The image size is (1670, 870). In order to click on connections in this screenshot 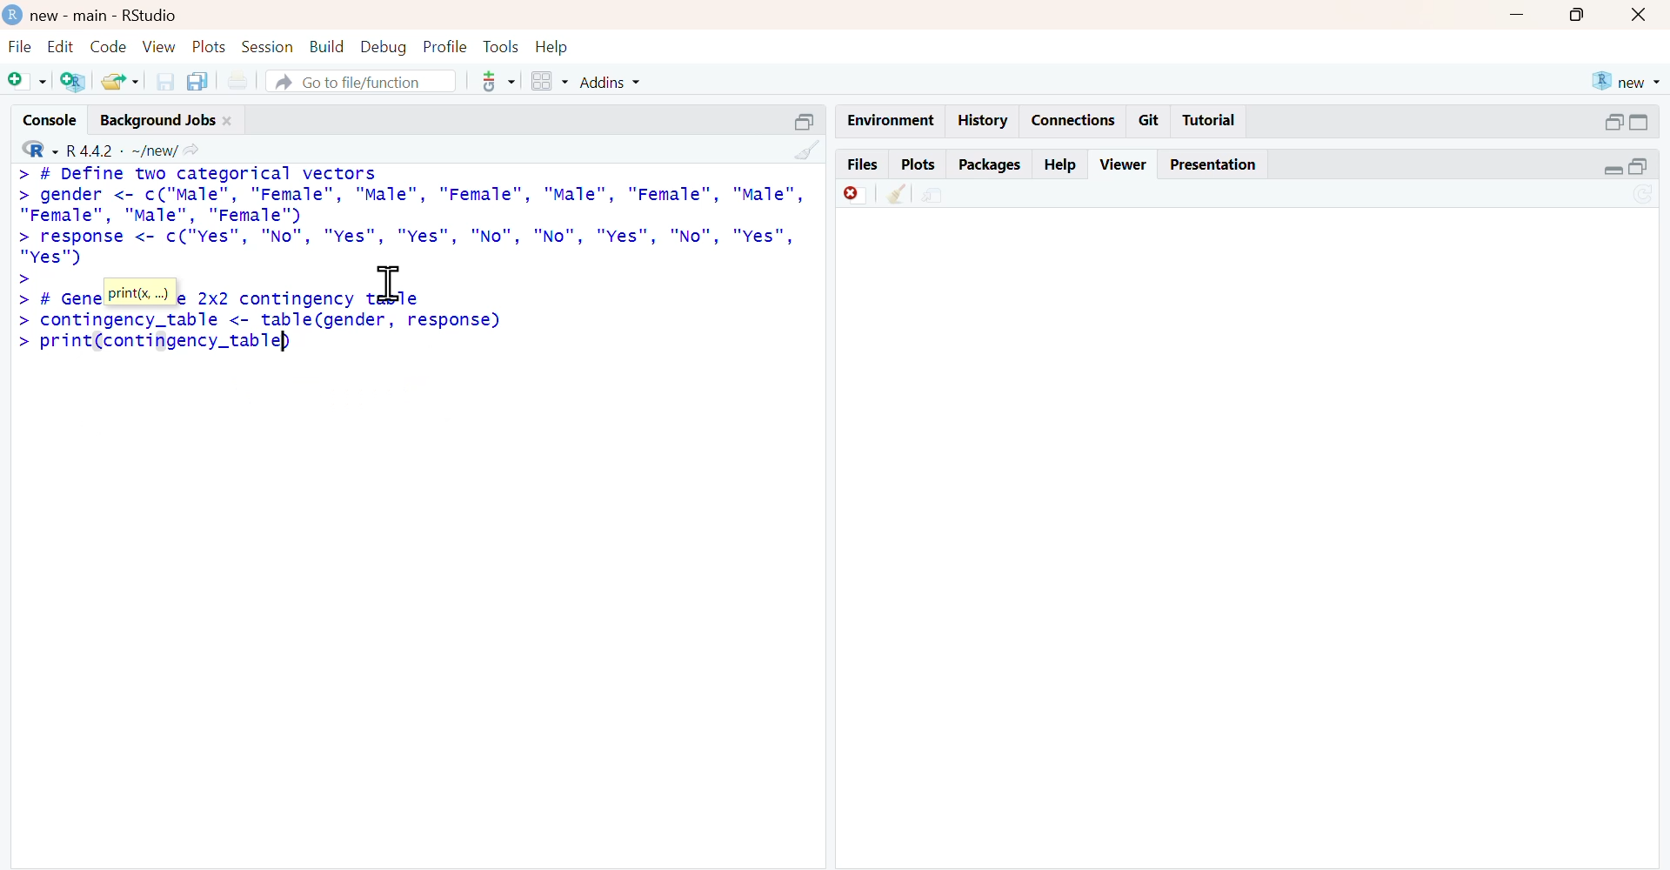, I will do `click(1075, 121)`.